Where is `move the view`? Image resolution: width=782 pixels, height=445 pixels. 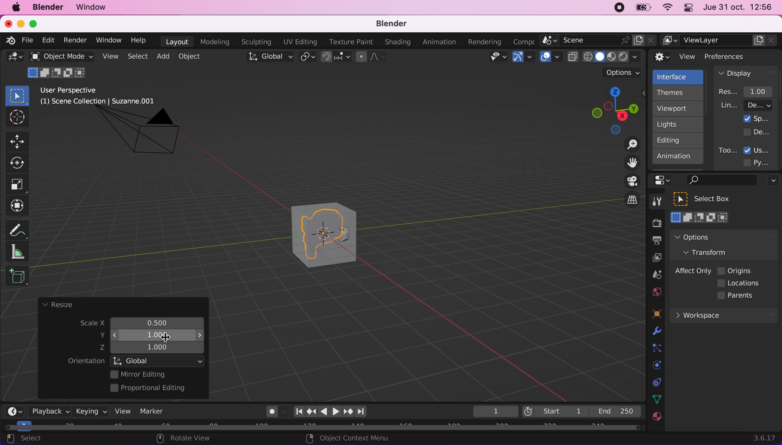 move the view is located at coordinates (627, 163).